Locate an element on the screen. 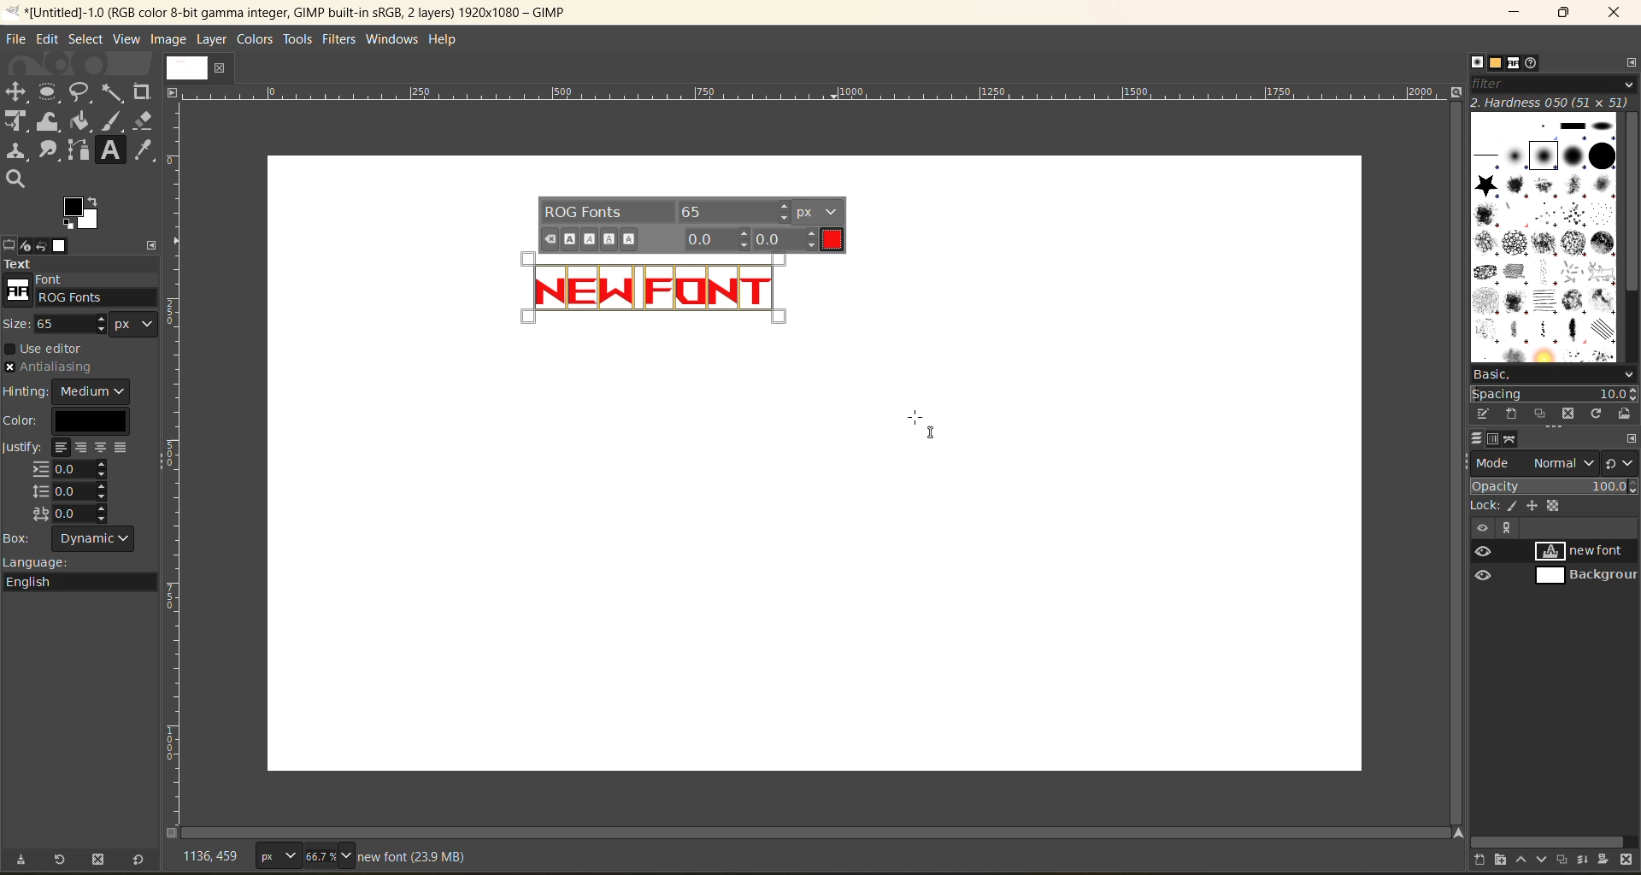  hinting is located at coordinates (69, 391).